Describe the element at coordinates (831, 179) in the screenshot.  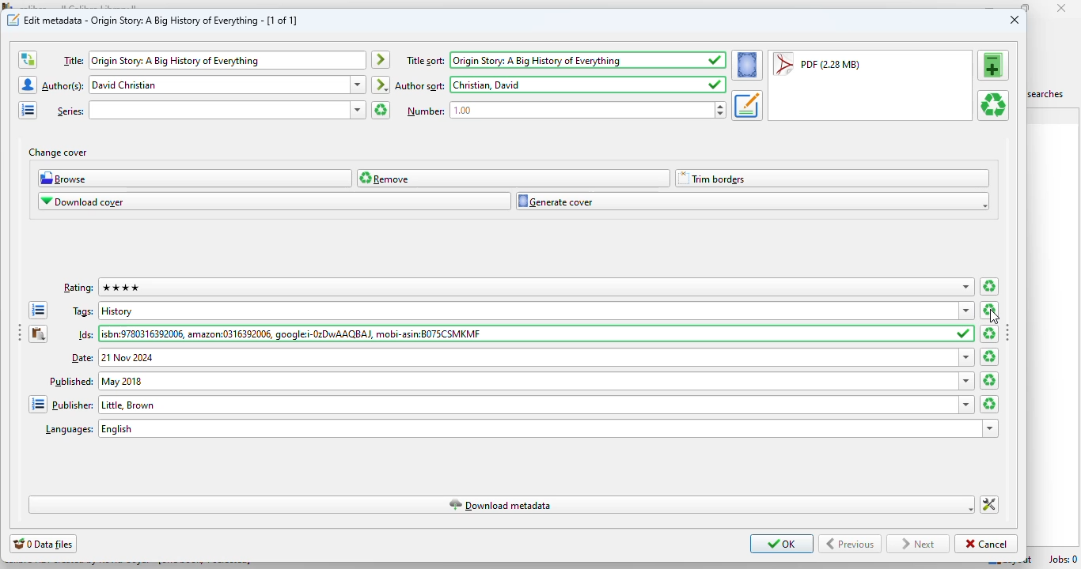
I see `trim borders` at that location.